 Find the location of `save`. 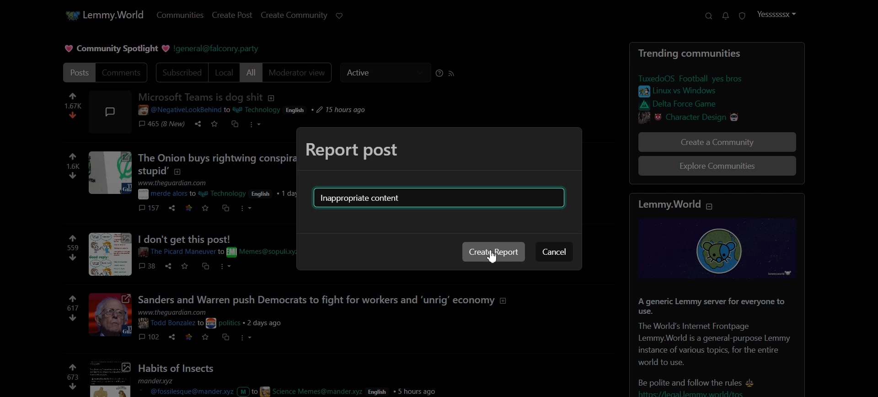

save is located at coordinates (205, 208).